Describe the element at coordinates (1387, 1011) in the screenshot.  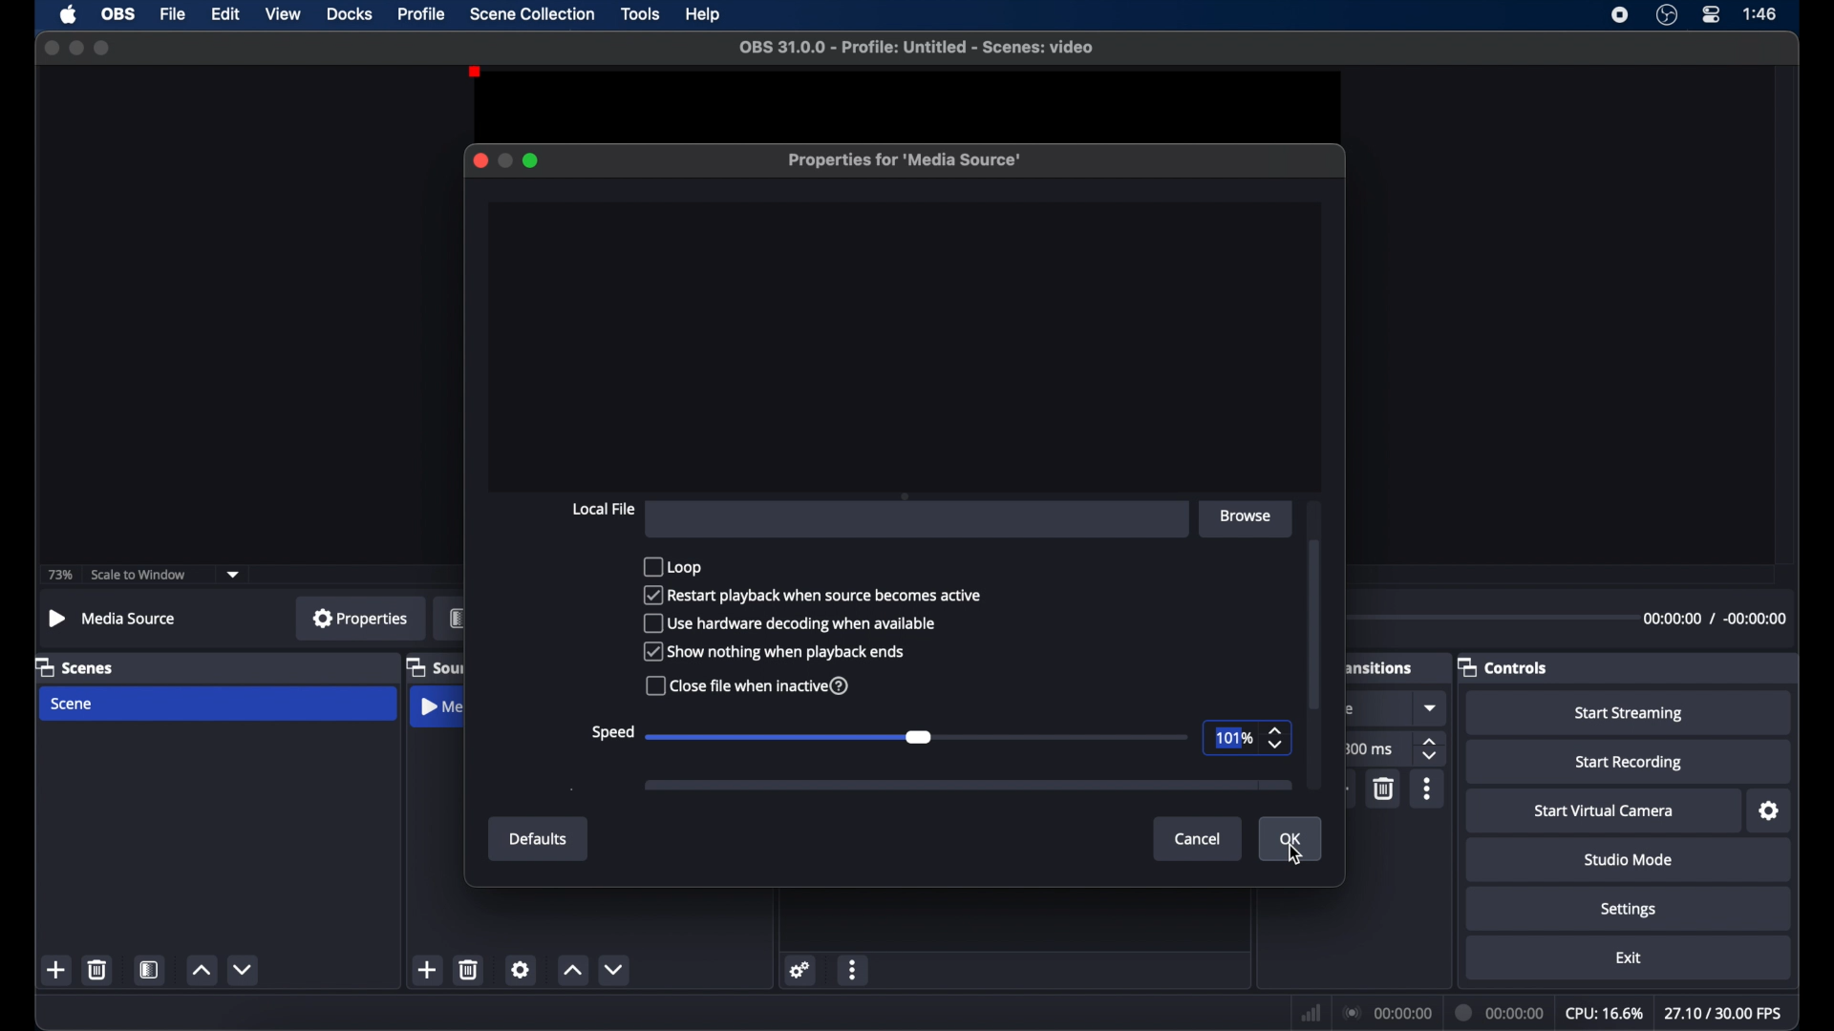
I see `connection` at that location.